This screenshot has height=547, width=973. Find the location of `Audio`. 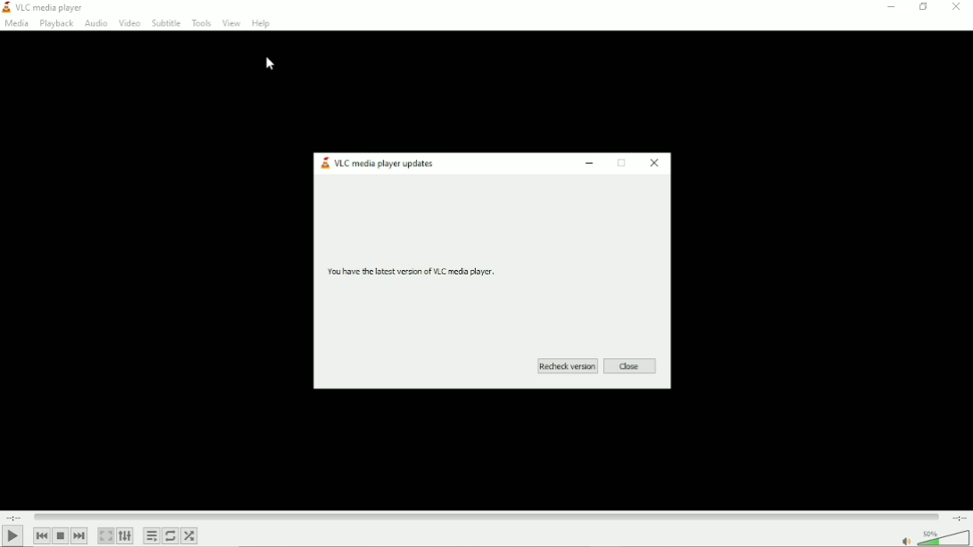

Audio is located at coordinates (95, 25).